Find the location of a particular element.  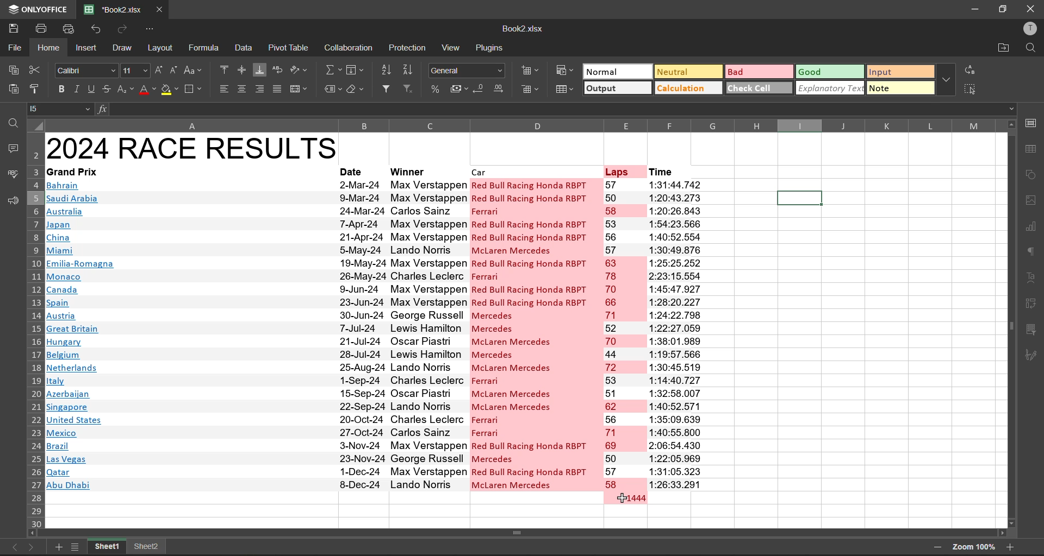

conditional formatting is located at coordinates (565, 73).